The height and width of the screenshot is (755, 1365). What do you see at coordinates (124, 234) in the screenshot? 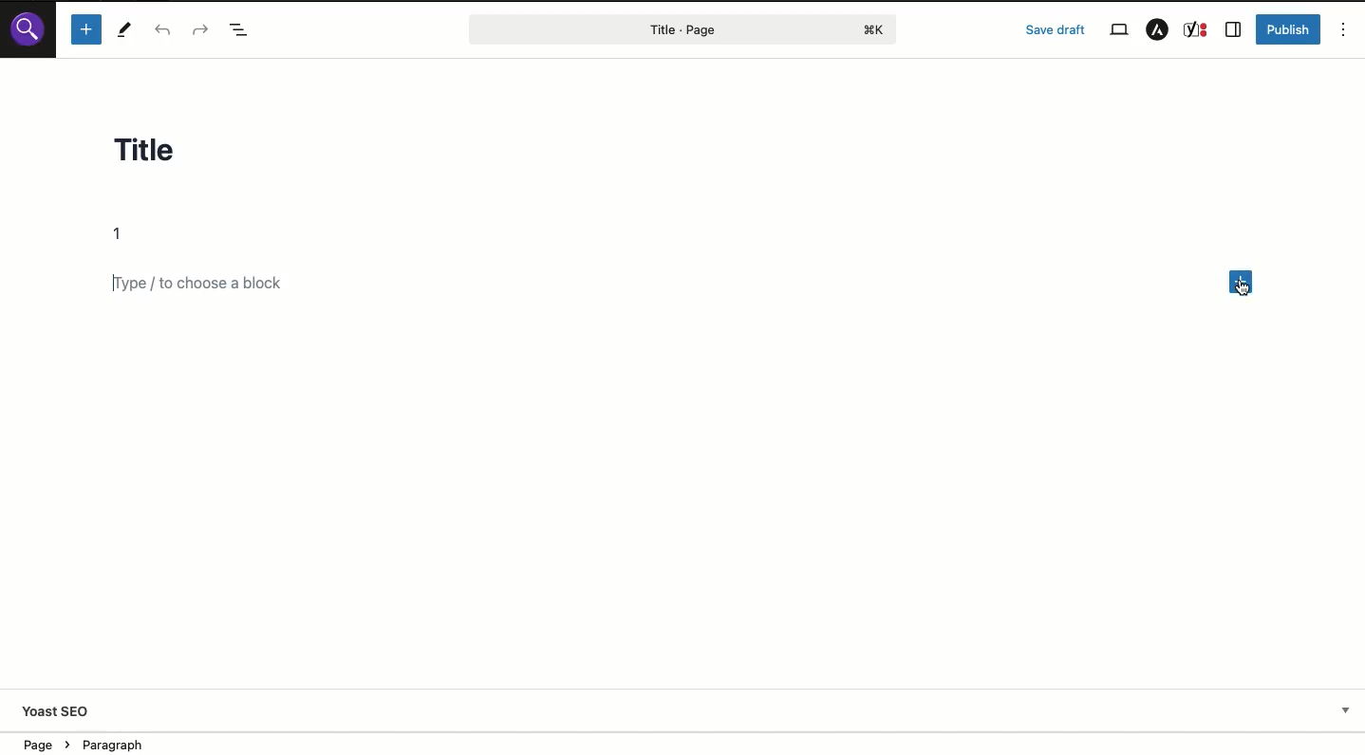
I see `Text` at bounding box center [124, 234].